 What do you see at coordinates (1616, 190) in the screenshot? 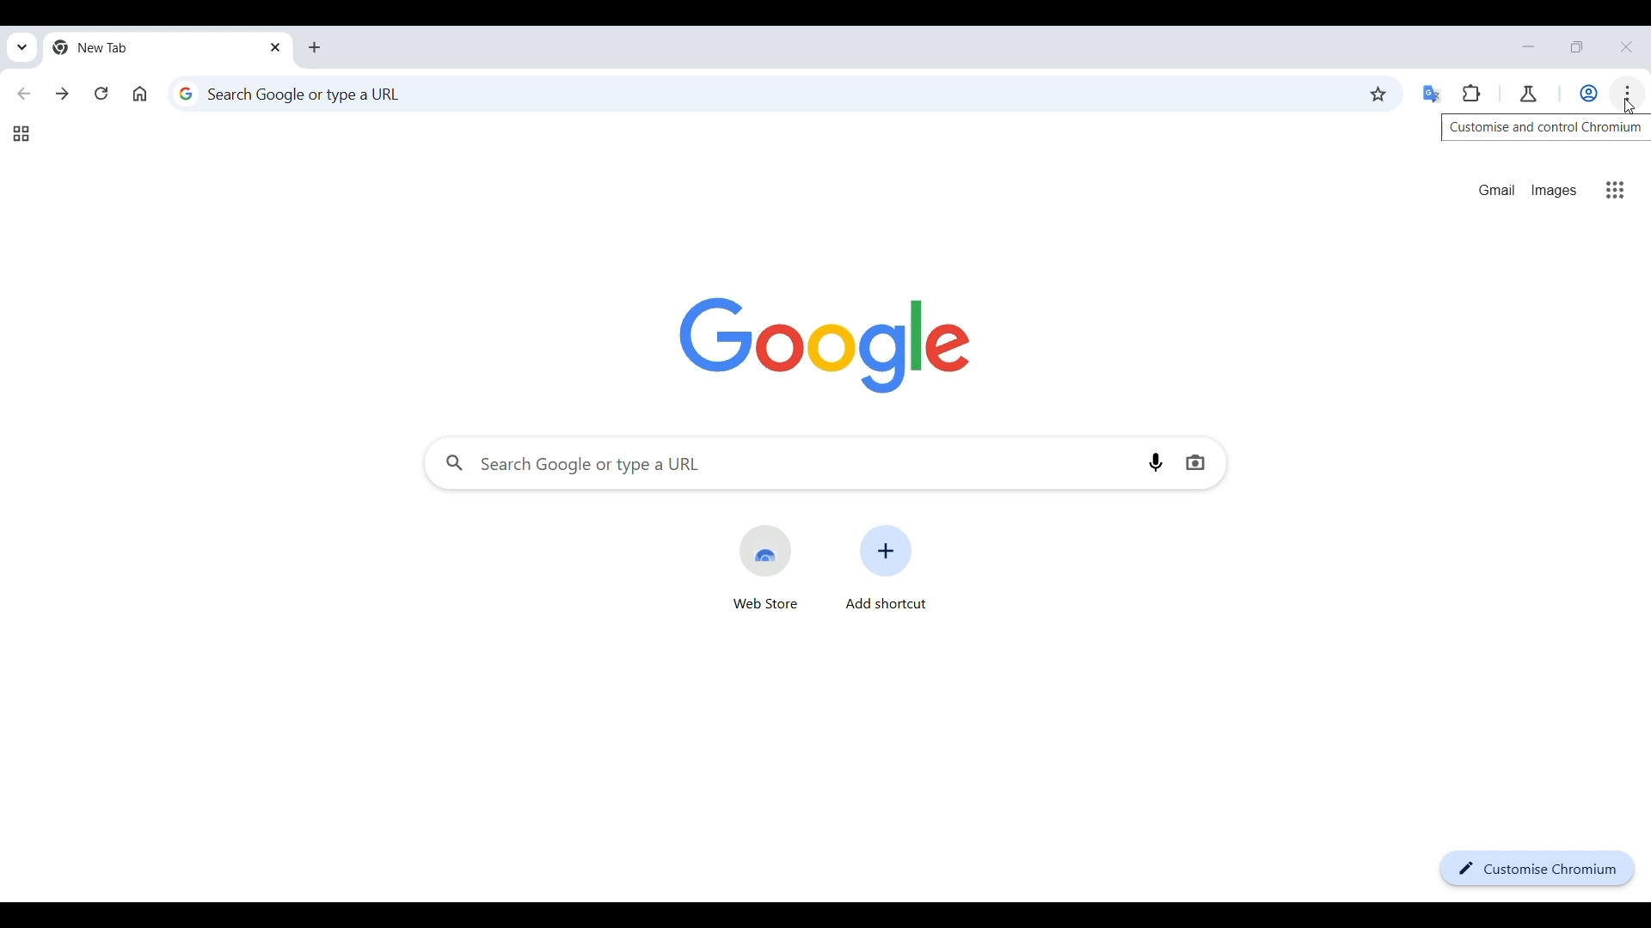
I see `Google apps` at bounding box center [1616, 190].